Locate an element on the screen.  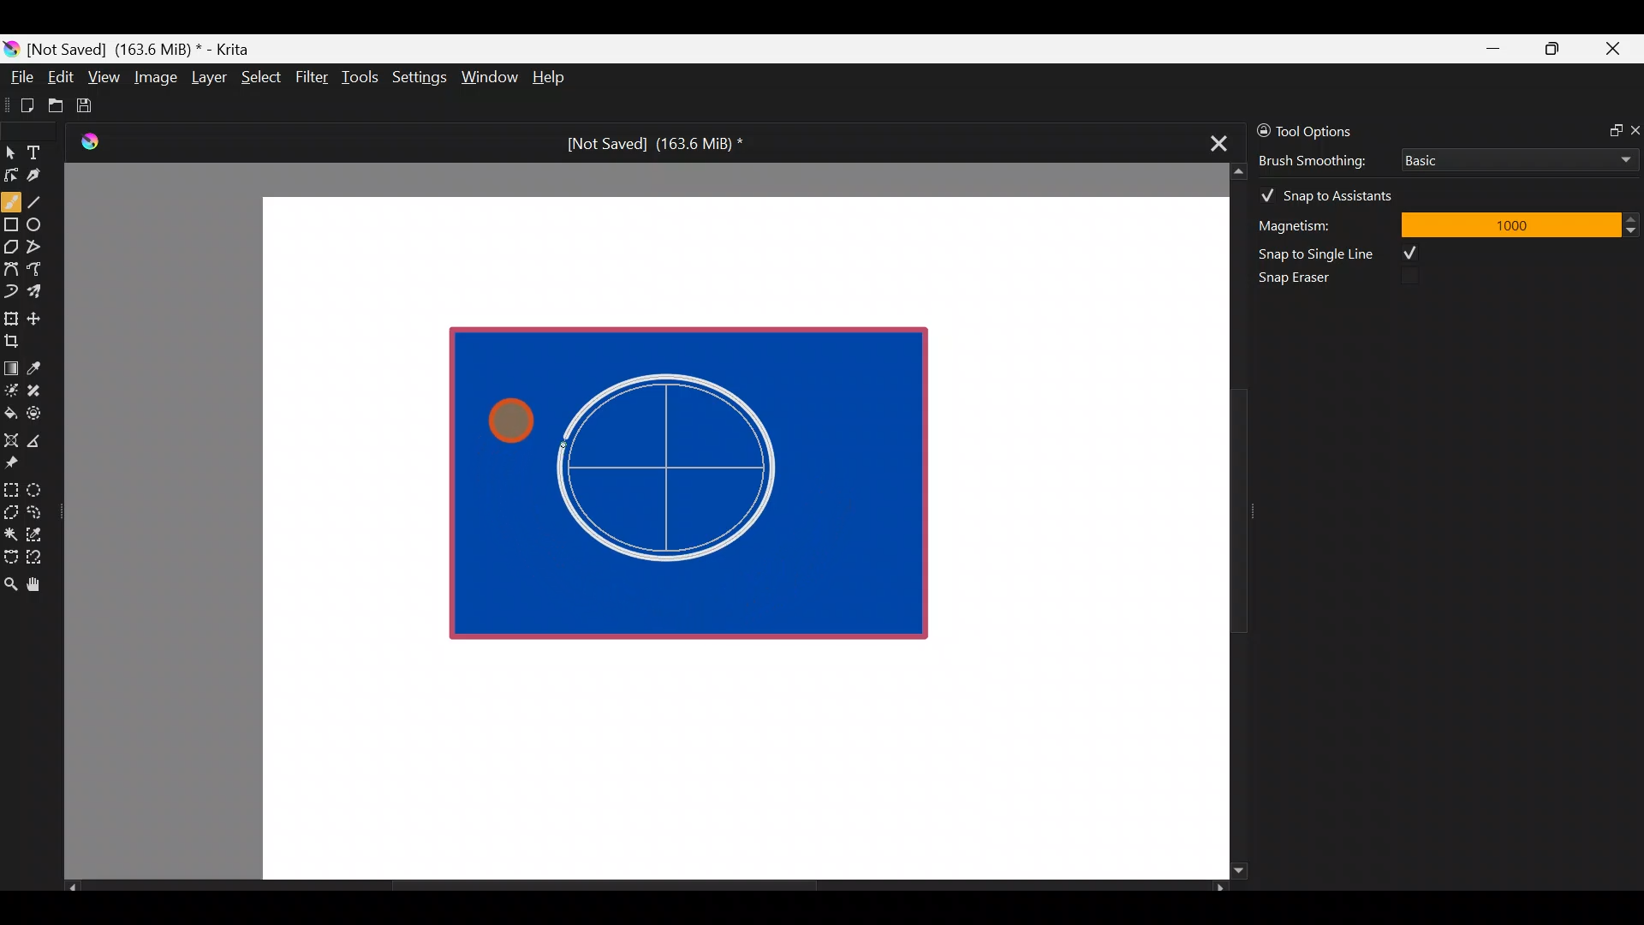
Tool options is located at coordinates (1331, 131).